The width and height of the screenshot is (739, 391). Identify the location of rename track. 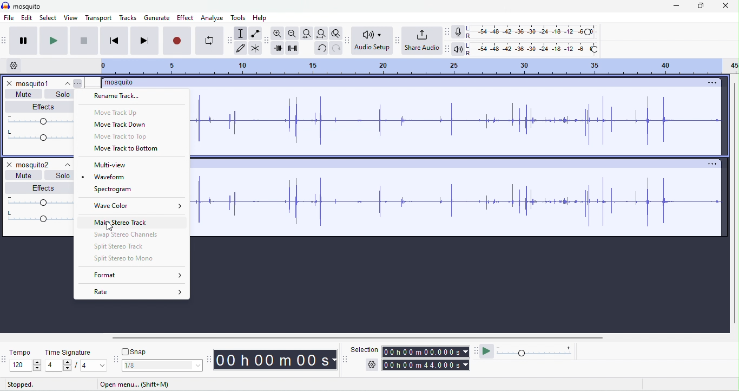
(116, 95).